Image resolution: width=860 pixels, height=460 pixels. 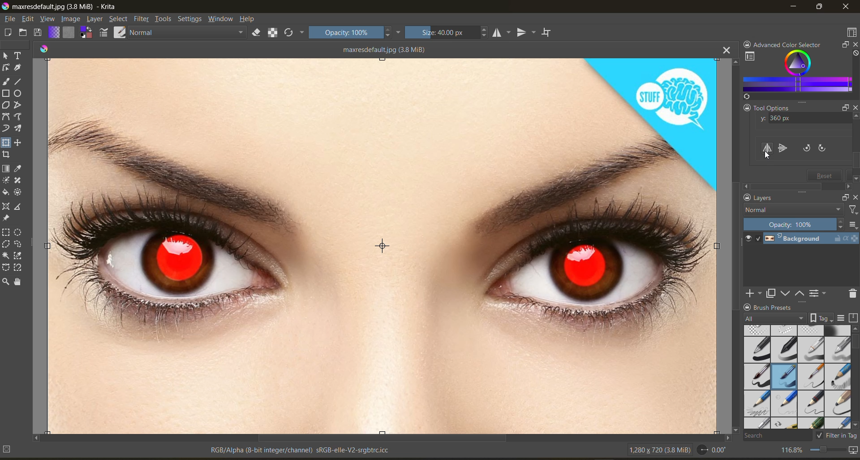 I want to click on flip canvas vertically, so click(x=783, y=148).